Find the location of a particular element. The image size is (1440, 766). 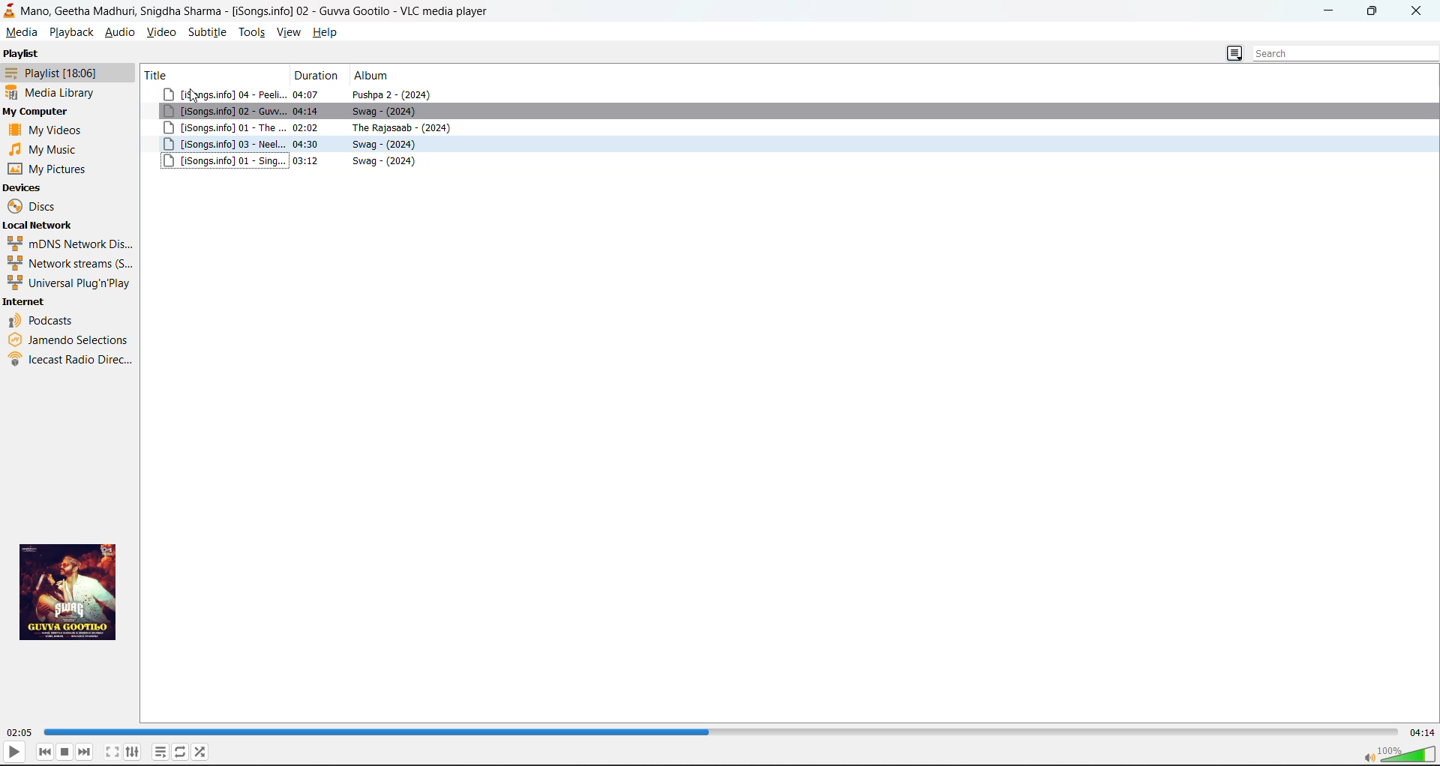

jamendo selections is located at coordinates (70, 338).